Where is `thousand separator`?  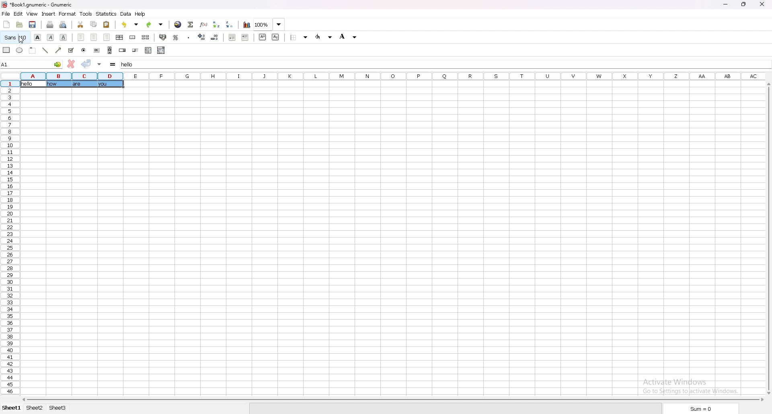
thousand separator is located at coordinates (188, 37).